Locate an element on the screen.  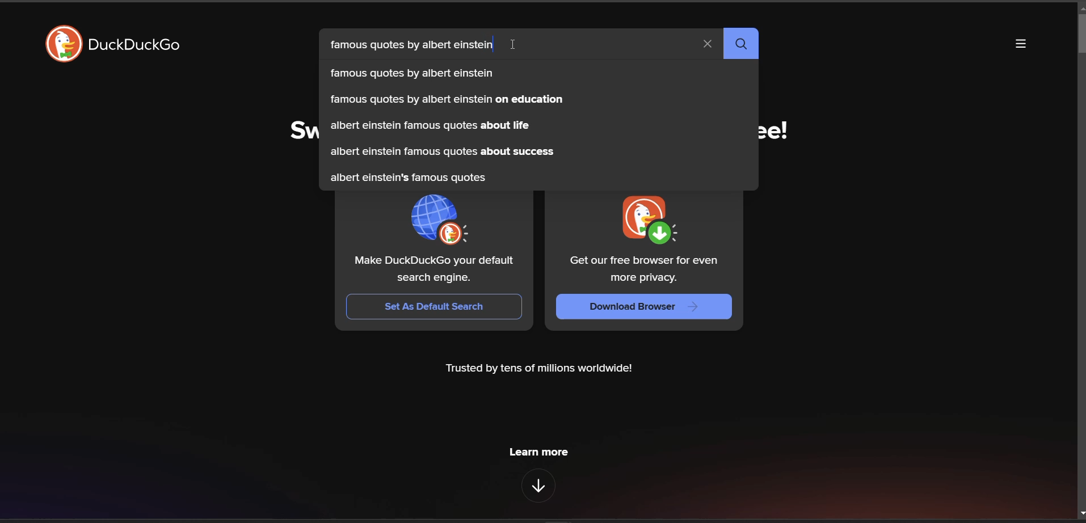
cursor is located at coordinates (517, 43).